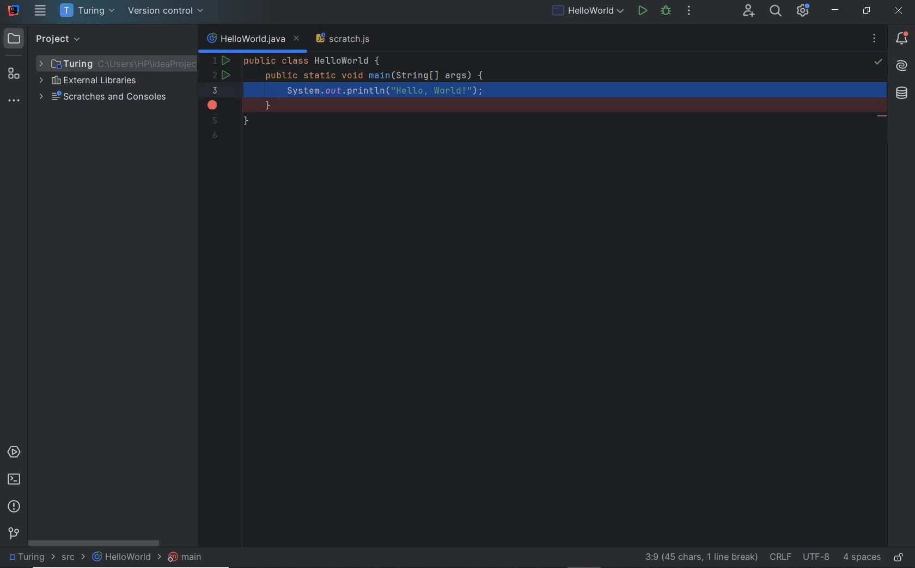 The width and height of the screenshot is (915, 568). What do you see at coordinates (71, 558) in the screenshot?
I see `src` at bounding box center [71, 558].